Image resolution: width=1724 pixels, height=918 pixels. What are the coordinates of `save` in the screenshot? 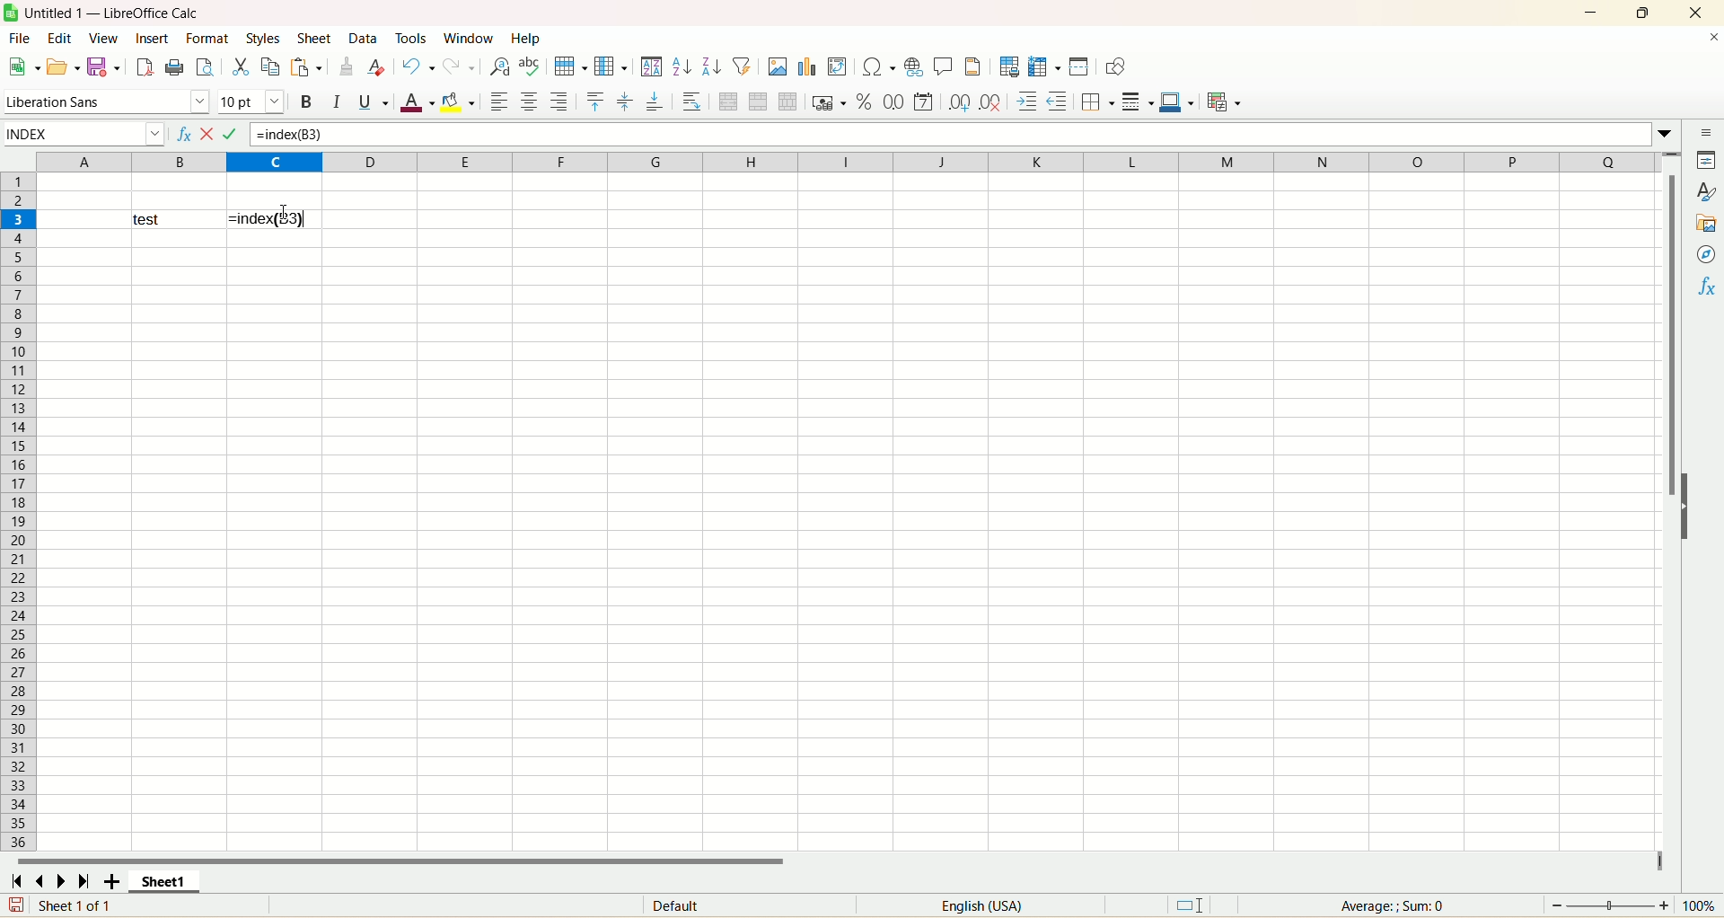 It's located at (102, 67).